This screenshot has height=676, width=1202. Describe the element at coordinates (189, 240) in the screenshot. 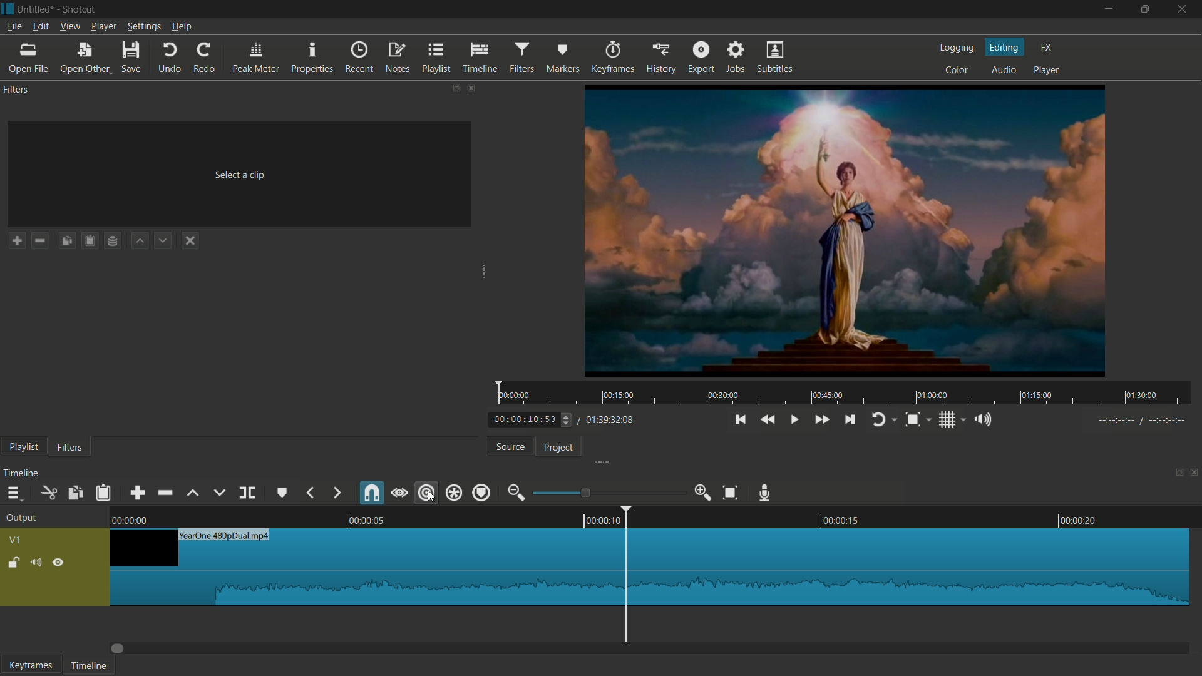

I see `deselect a filter` at that location.